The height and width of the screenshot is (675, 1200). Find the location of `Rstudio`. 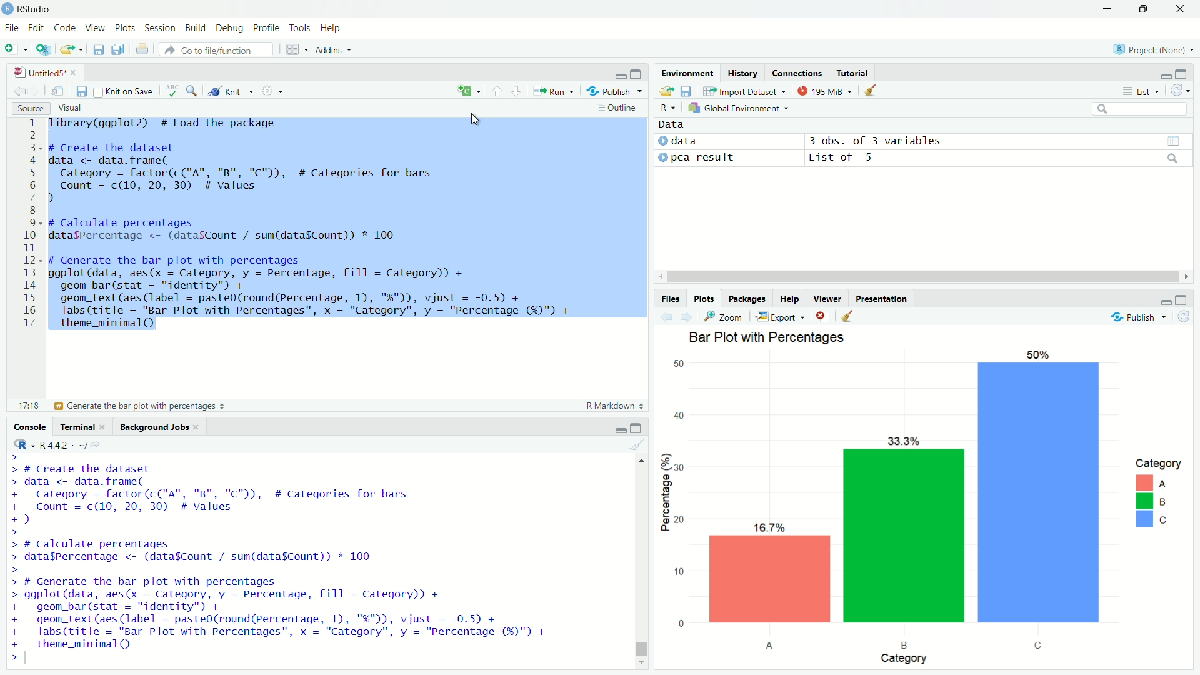

Rstudio is located at coordinates (35, 9).